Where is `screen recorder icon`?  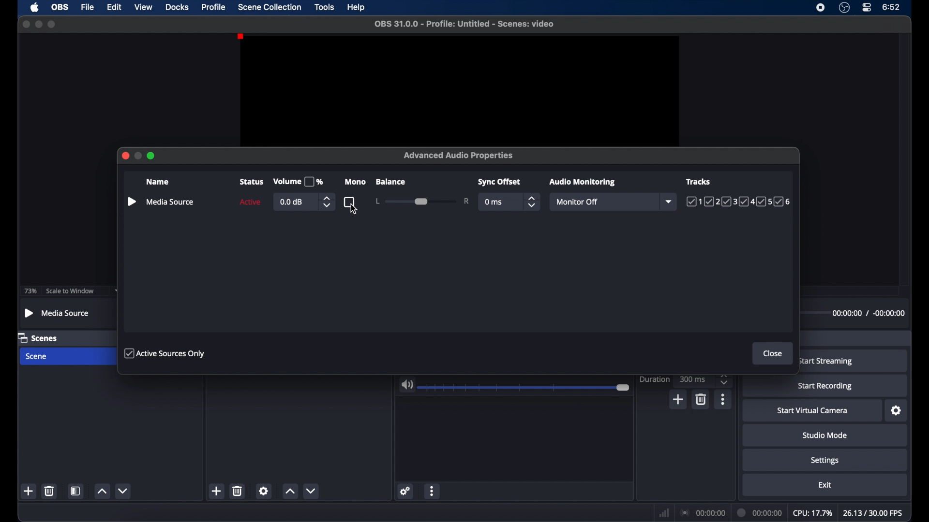
screen recorder icon is located at coordinates (821, 8).